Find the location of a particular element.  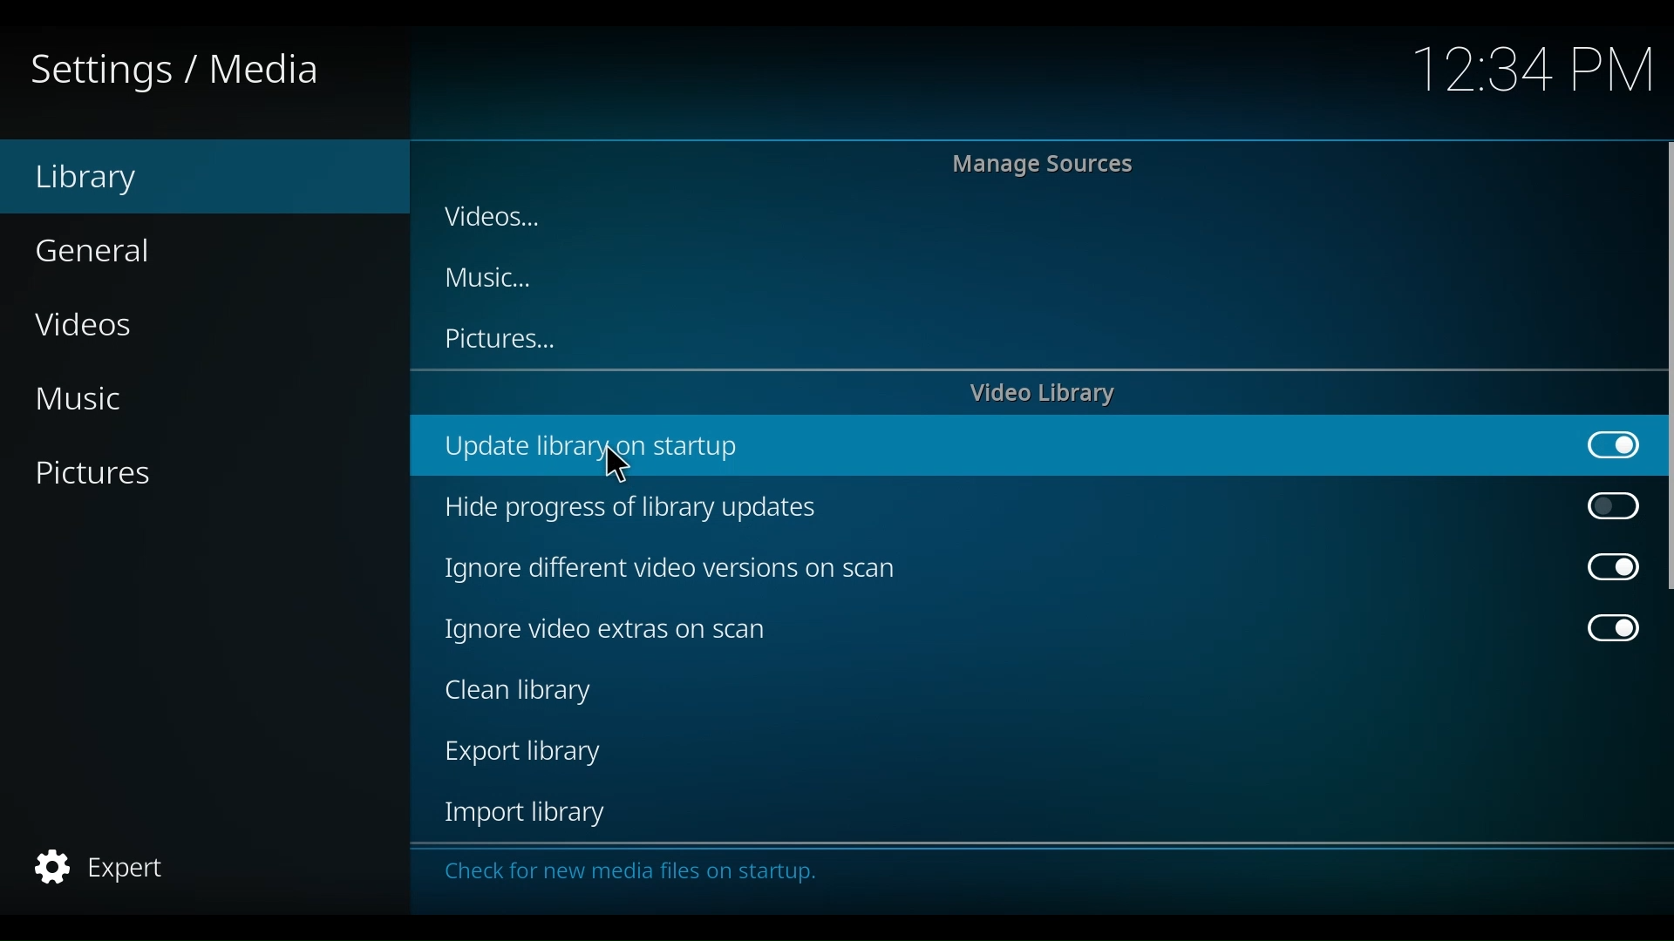

Pictures is located at coordinates (99, 476).